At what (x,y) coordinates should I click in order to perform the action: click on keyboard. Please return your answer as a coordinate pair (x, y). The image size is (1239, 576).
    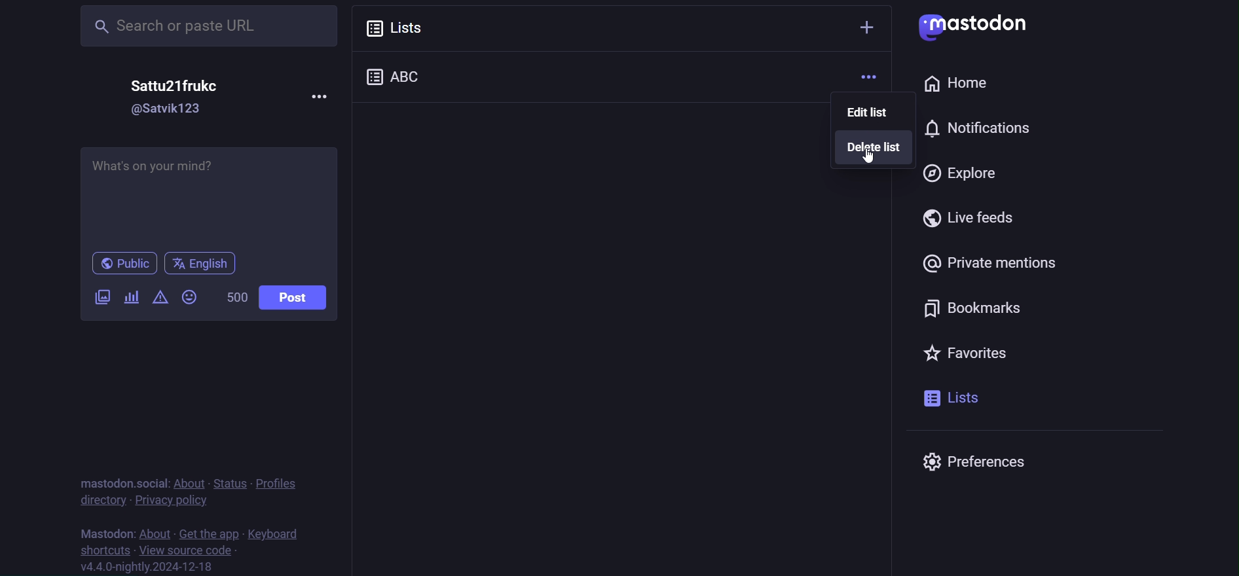
    Looking at the image, I should click on (281, 532).